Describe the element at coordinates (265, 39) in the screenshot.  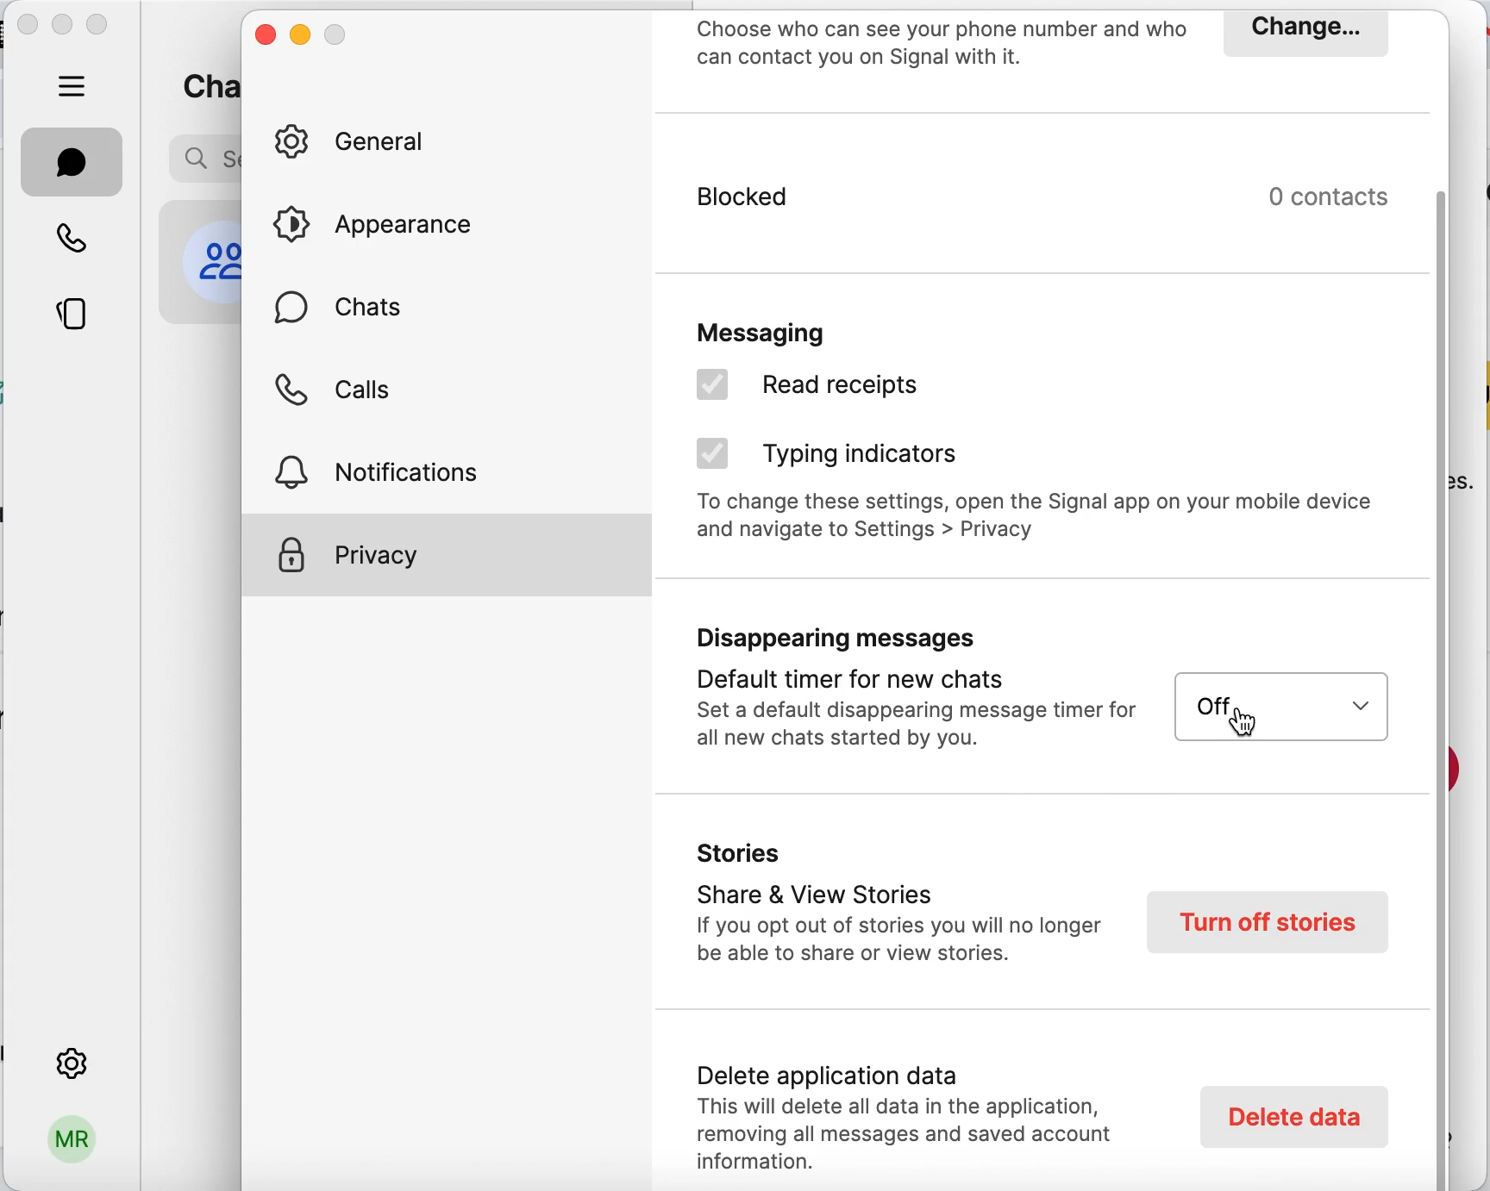
I see `close` at that location.